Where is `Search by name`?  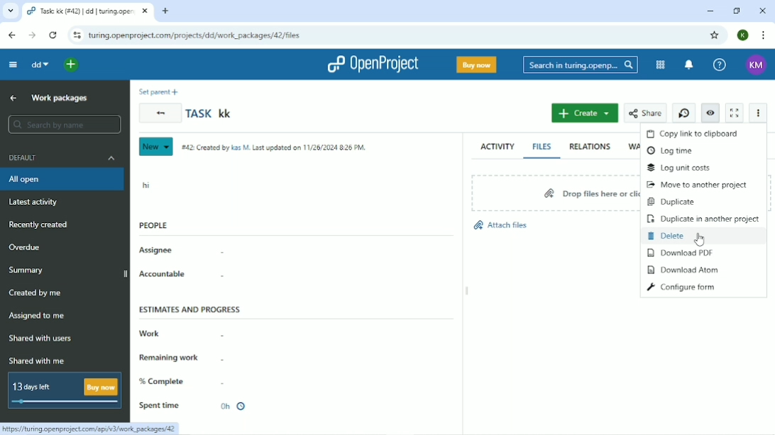
Search by name is located at coordinates (65, 125).